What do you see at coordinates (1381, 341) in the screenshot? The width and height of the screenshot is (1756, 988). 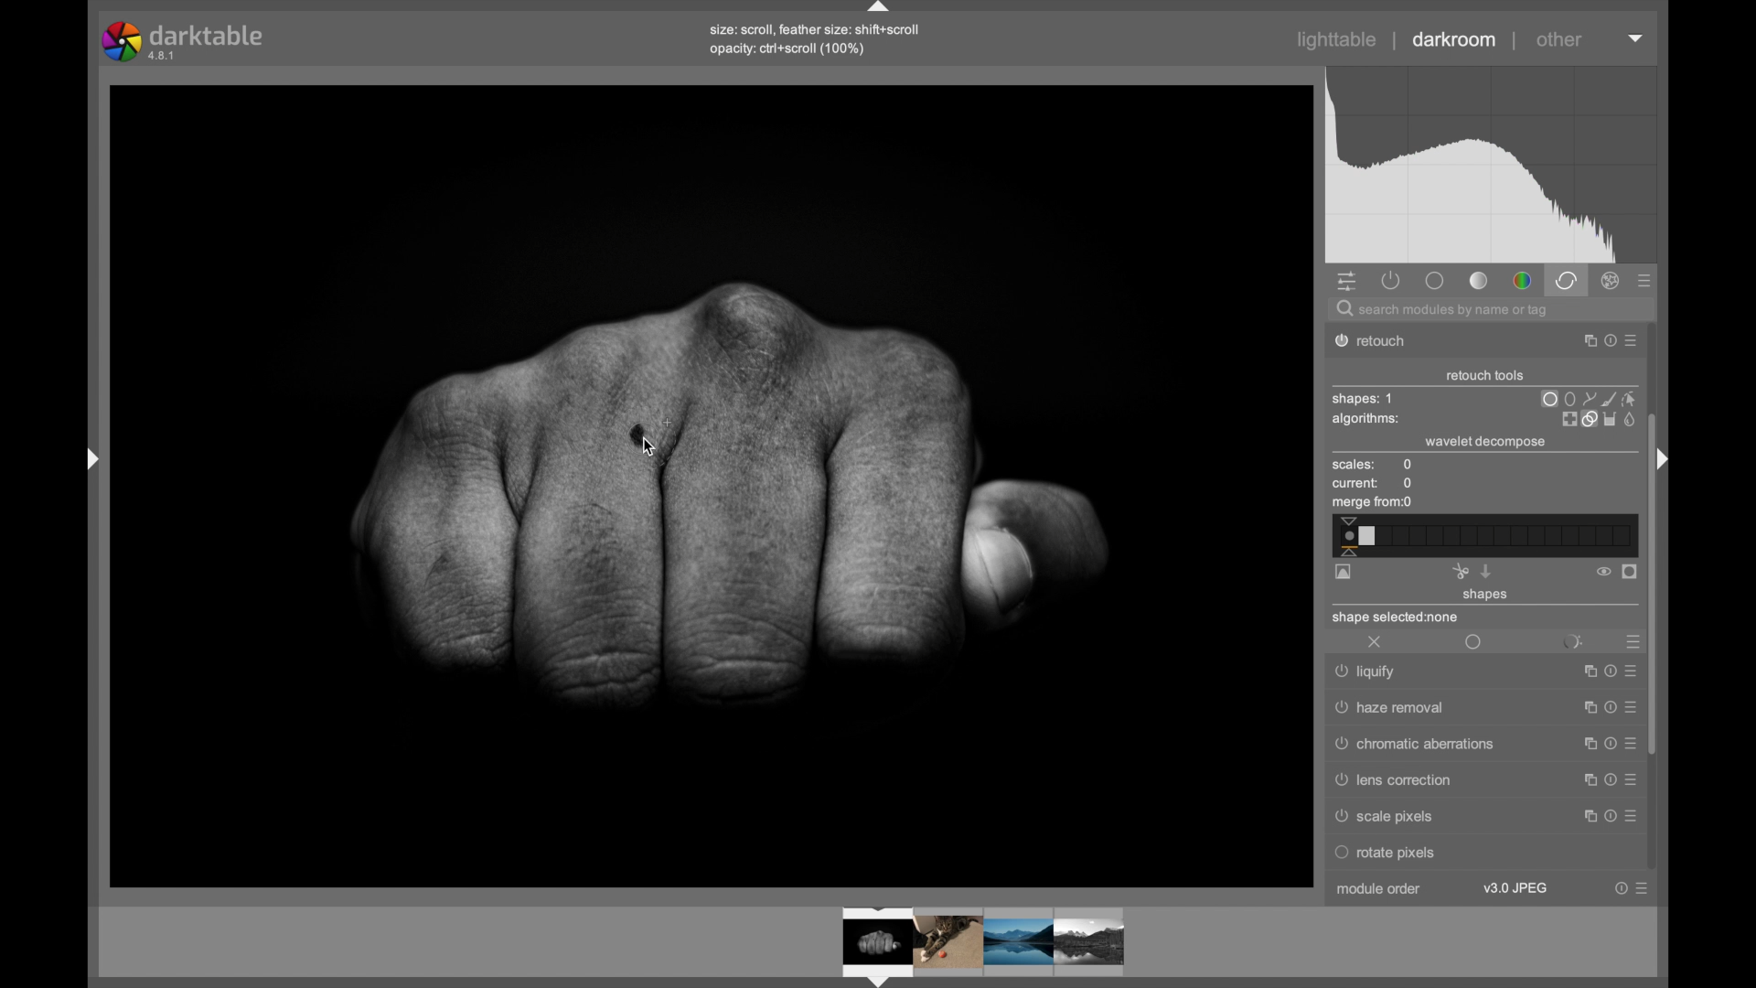 I see `retouch` at bounding box center [1381, 341].